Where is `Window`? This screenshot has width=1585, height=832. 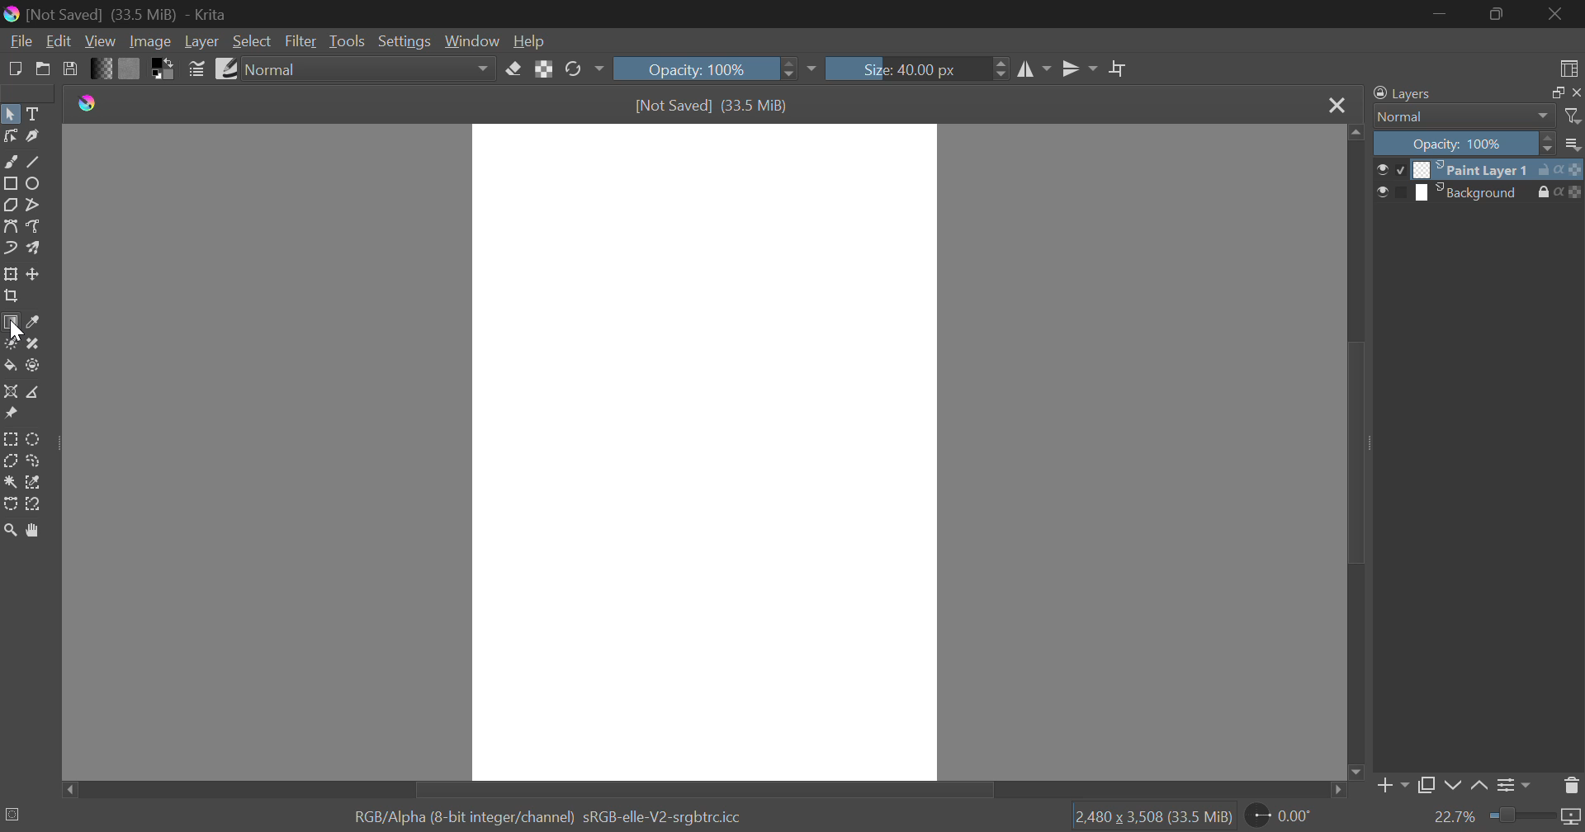 Window is located at coordinates (471, 41).